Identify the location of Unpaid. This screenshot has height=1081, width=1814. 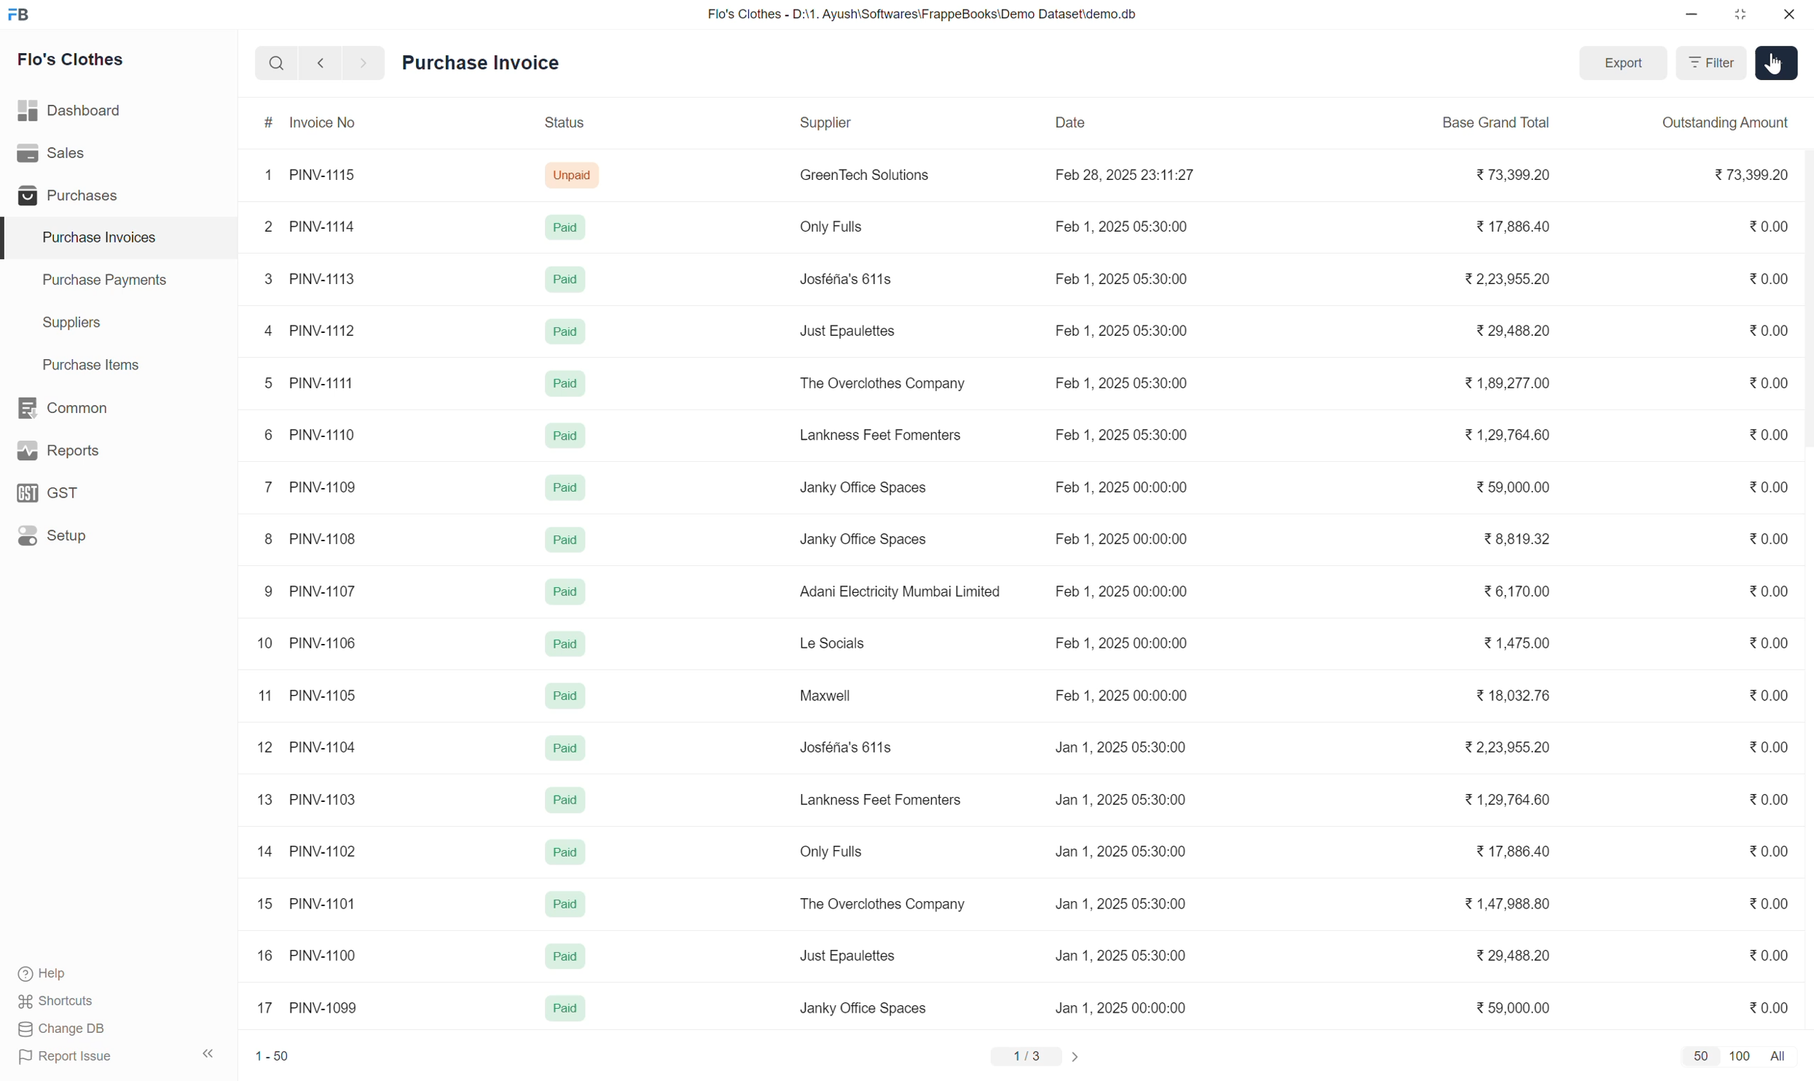
(577, 175).